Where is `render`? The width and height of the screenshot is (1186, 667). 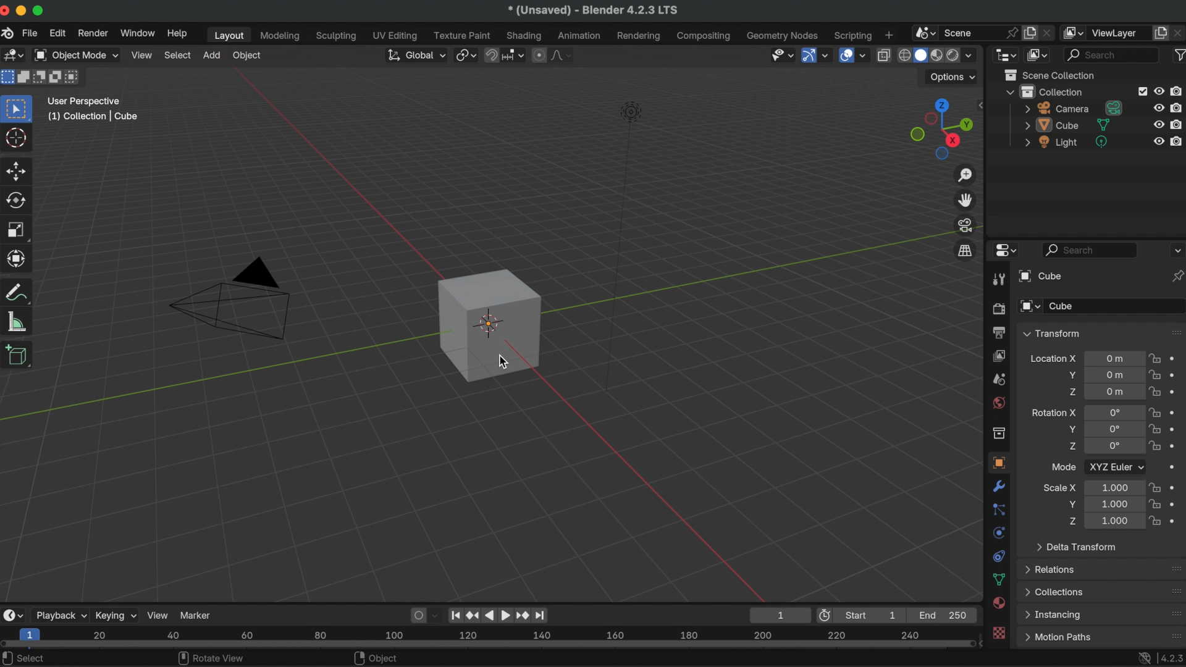
render is located at coordinates (91, 33).